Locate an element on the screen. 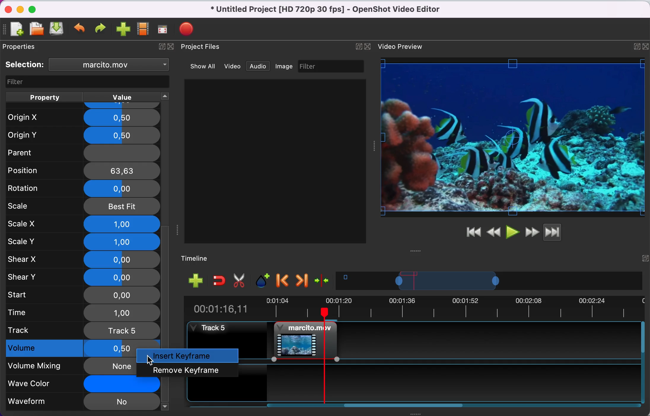 The height and width of the screenshot is (416, 650). selection is located at coordinates (26, 65).